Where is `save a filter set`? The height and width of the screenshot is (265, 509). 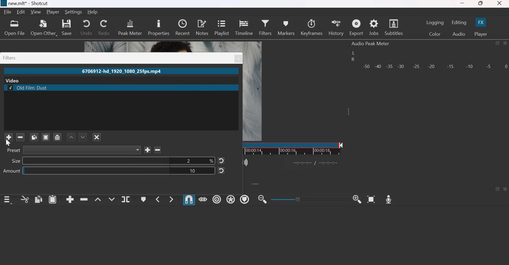
save a filter set is located at coordinates (58, 137).